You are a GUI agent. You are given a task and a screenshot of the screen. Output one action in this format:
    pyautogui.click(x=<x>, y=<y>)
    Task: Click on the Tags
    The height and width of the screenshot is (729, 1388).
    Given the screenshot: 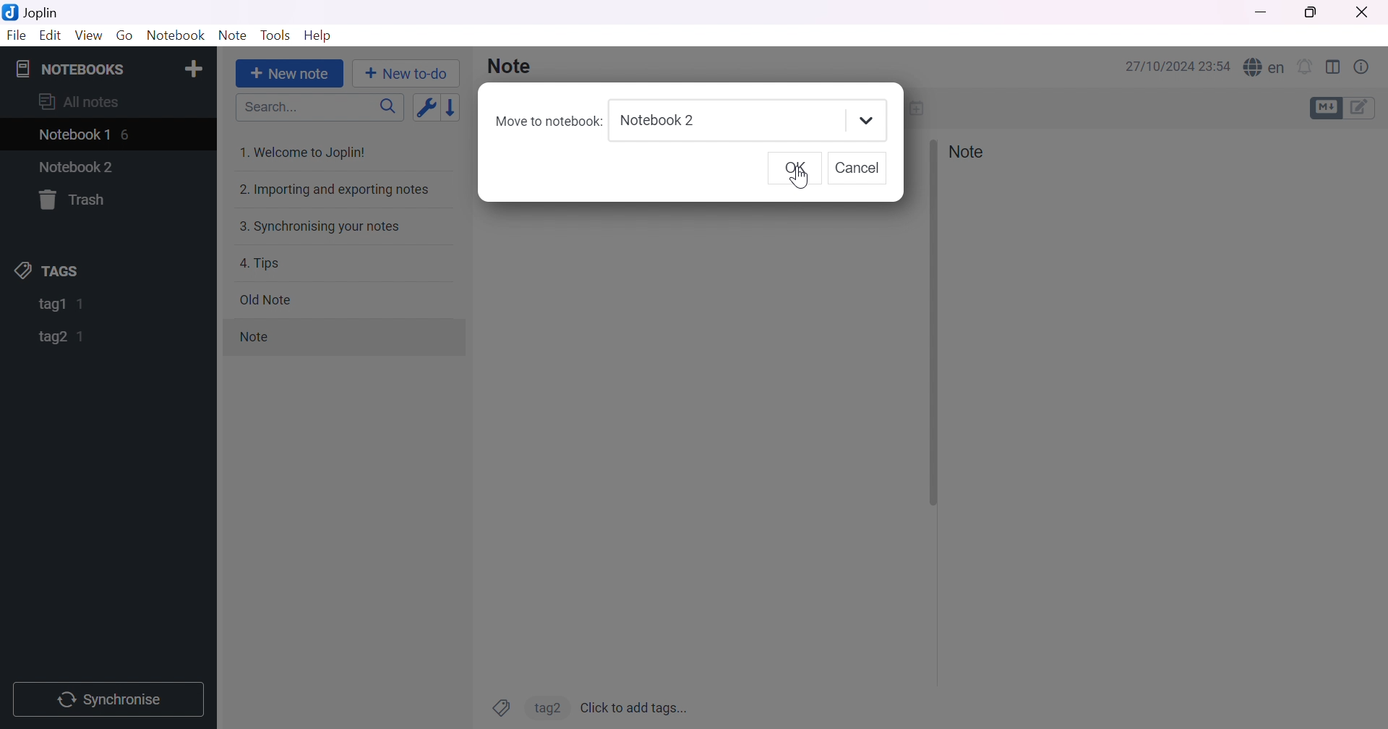 What is the action you would take?
    pyautogui.click(x=501, y=707)
    